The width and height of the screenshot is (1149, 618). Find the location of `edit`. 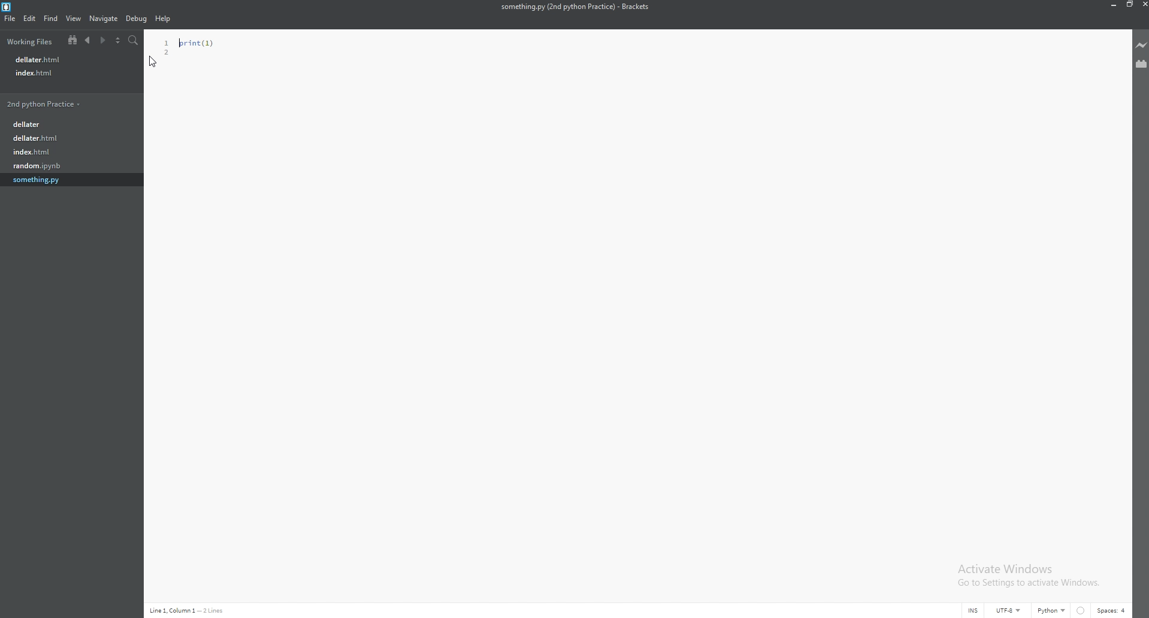

edit is located at coordinates (31, 19).